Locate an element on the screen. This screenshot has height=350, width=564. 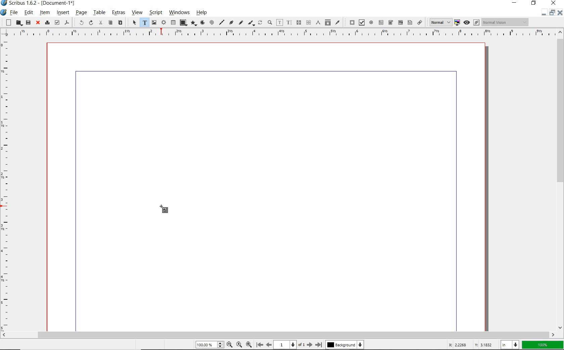
Background is located at coordinates (345, 345).